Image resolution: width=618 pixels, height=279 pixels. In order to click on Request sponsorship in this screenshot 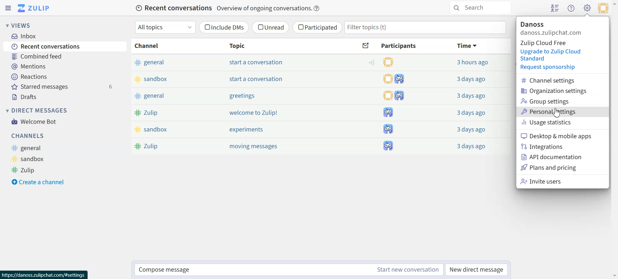, I will do `click(549, 68)`.